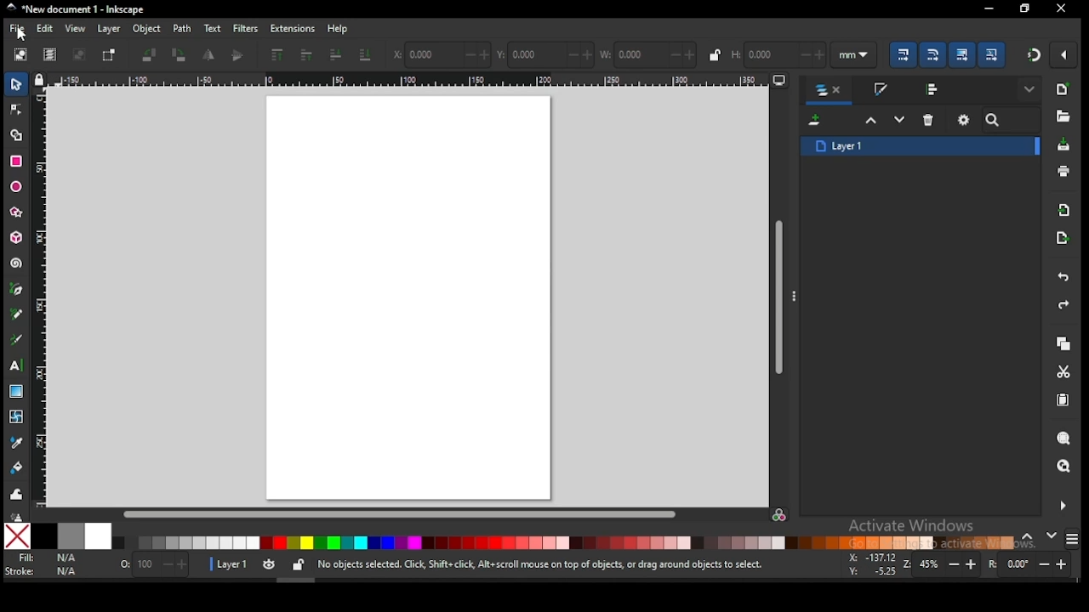 Image resolution: width=1089 pixels, height=612 pixels. Describe the element at coordinates (921, 145) in the screenshot. I see `layer 1` at that location.